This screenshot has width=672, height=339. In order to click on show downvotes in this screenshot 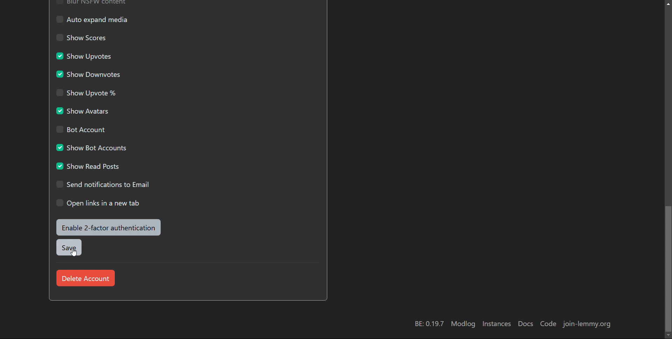, I will do `click(88, 74)`.